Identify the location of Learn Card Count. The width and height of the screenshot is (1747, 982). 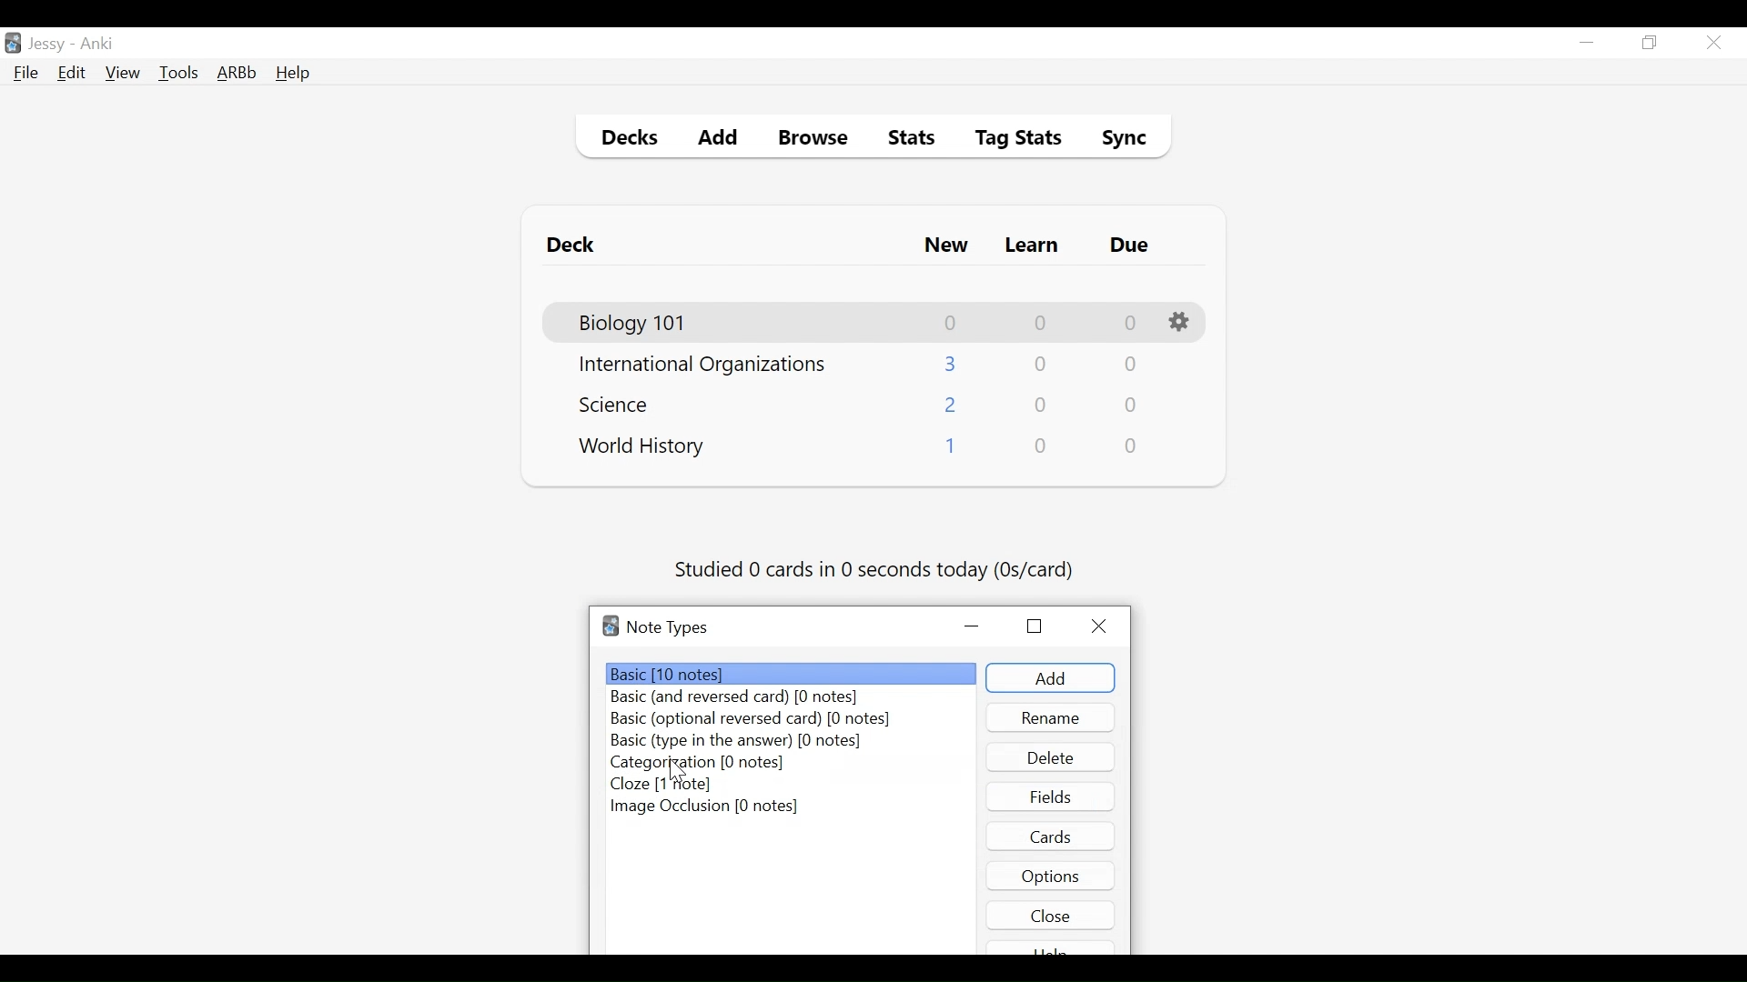
(1039, 365).